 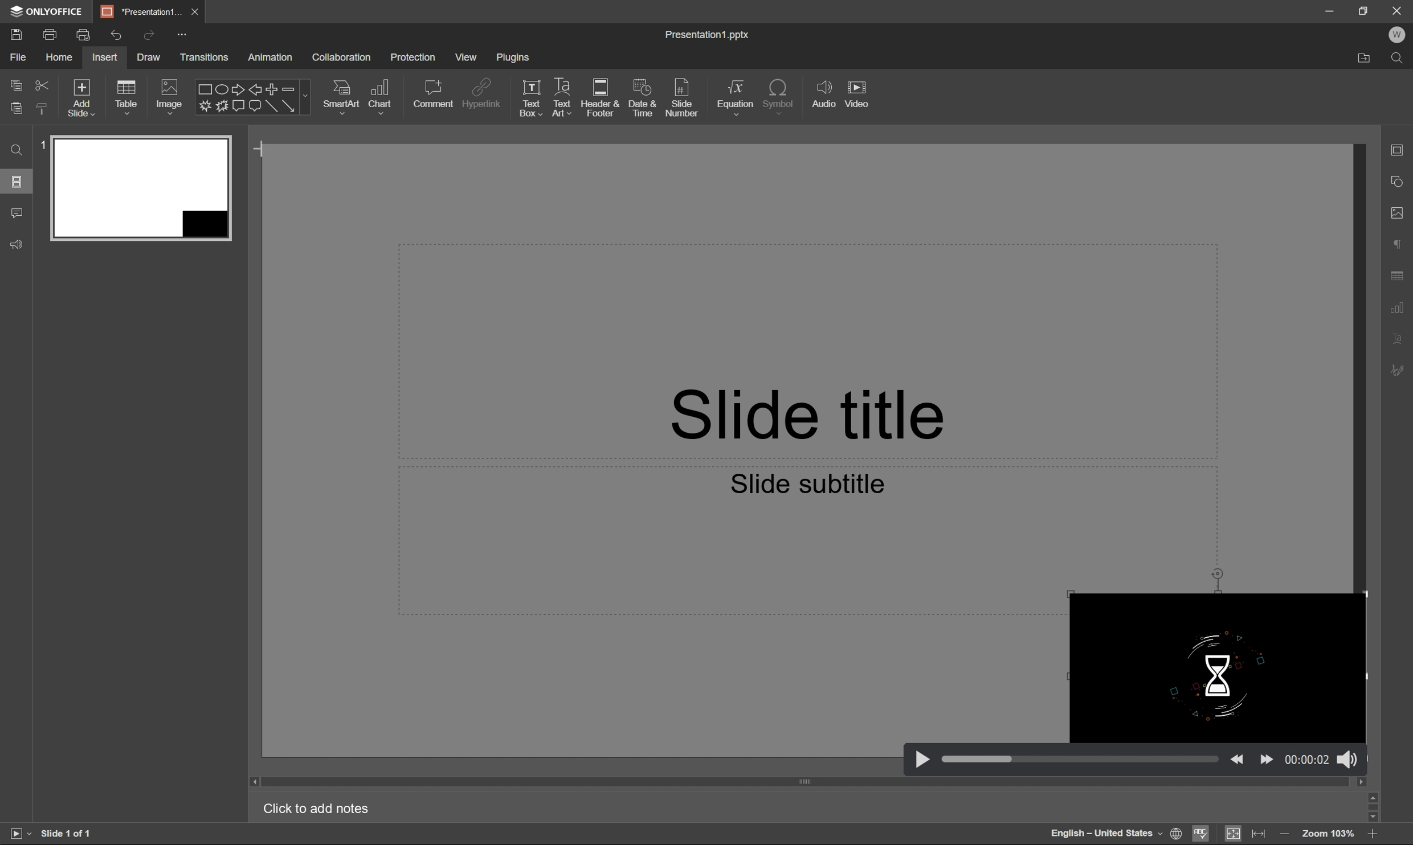 I want to click on zoom in, so click(x=1285, y=835).